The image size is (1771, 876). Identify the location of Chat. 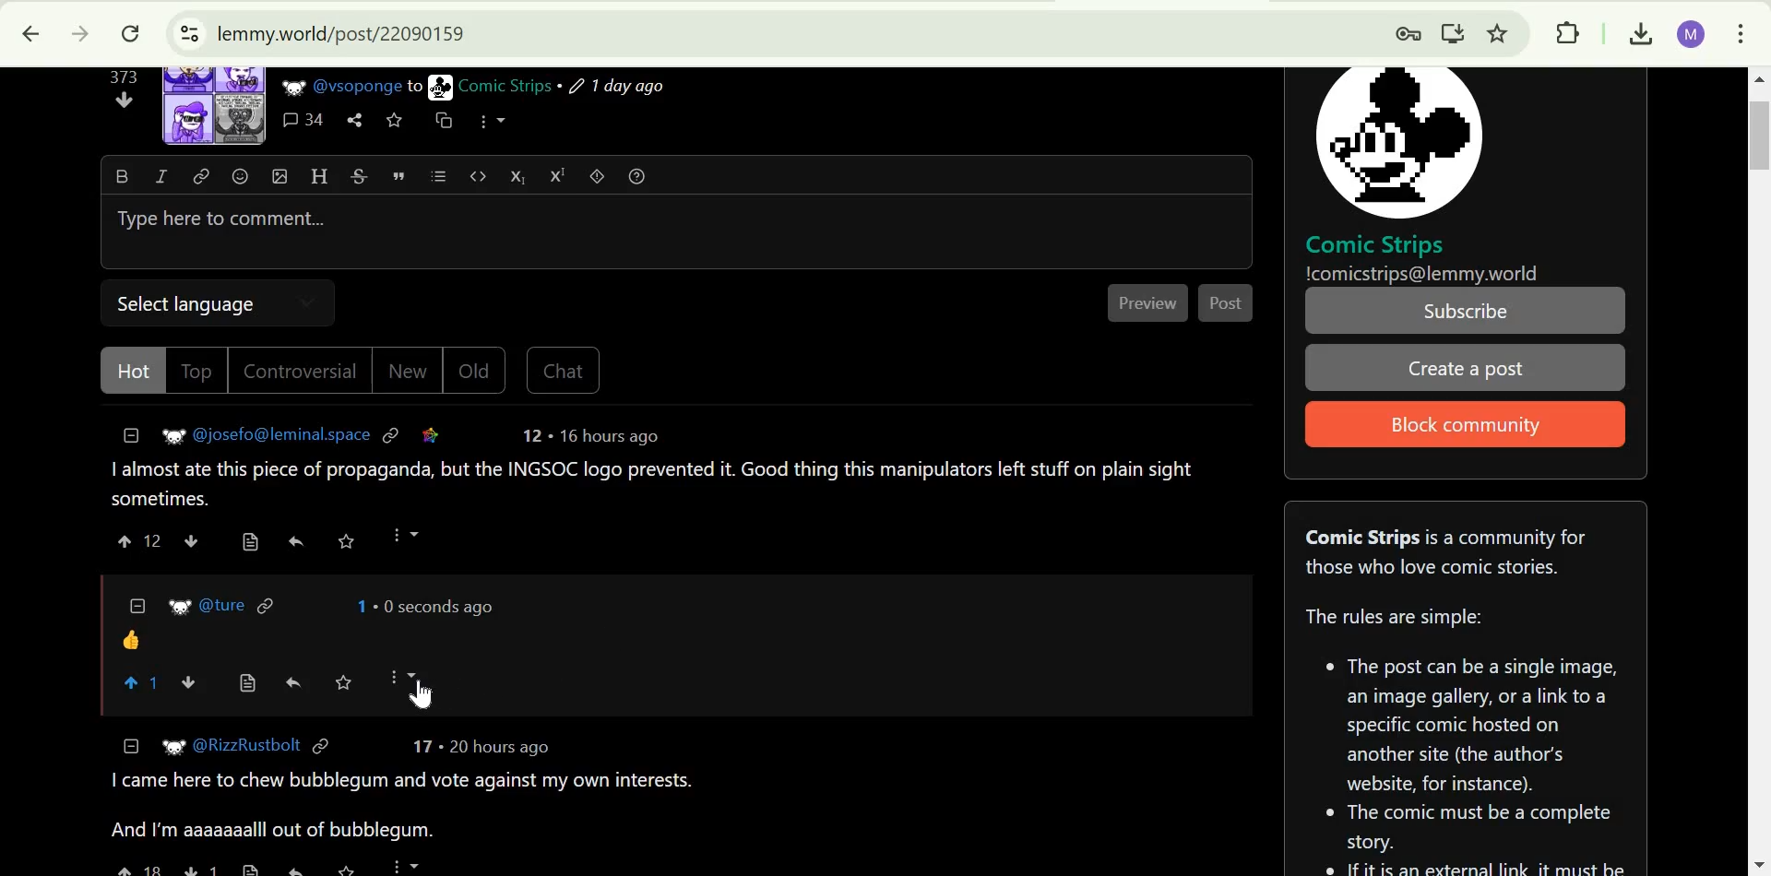
(563, 372).